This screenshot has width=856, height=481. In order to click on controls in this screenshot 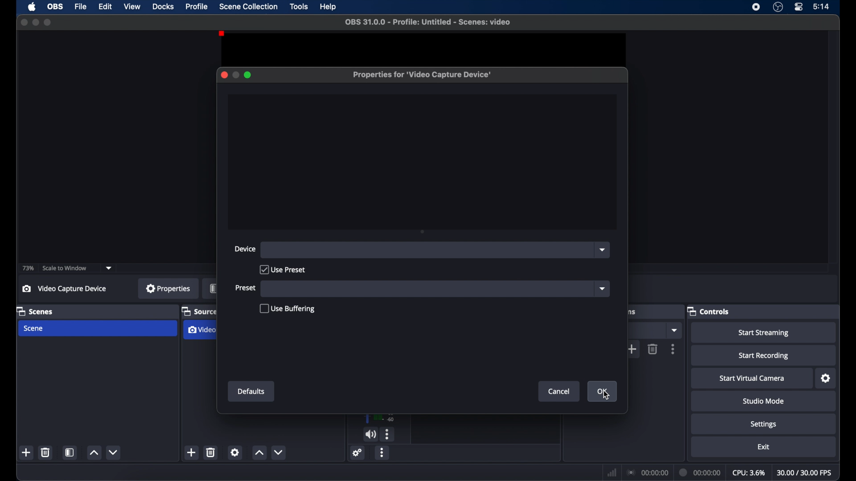, I will do `click(708, 311)`.